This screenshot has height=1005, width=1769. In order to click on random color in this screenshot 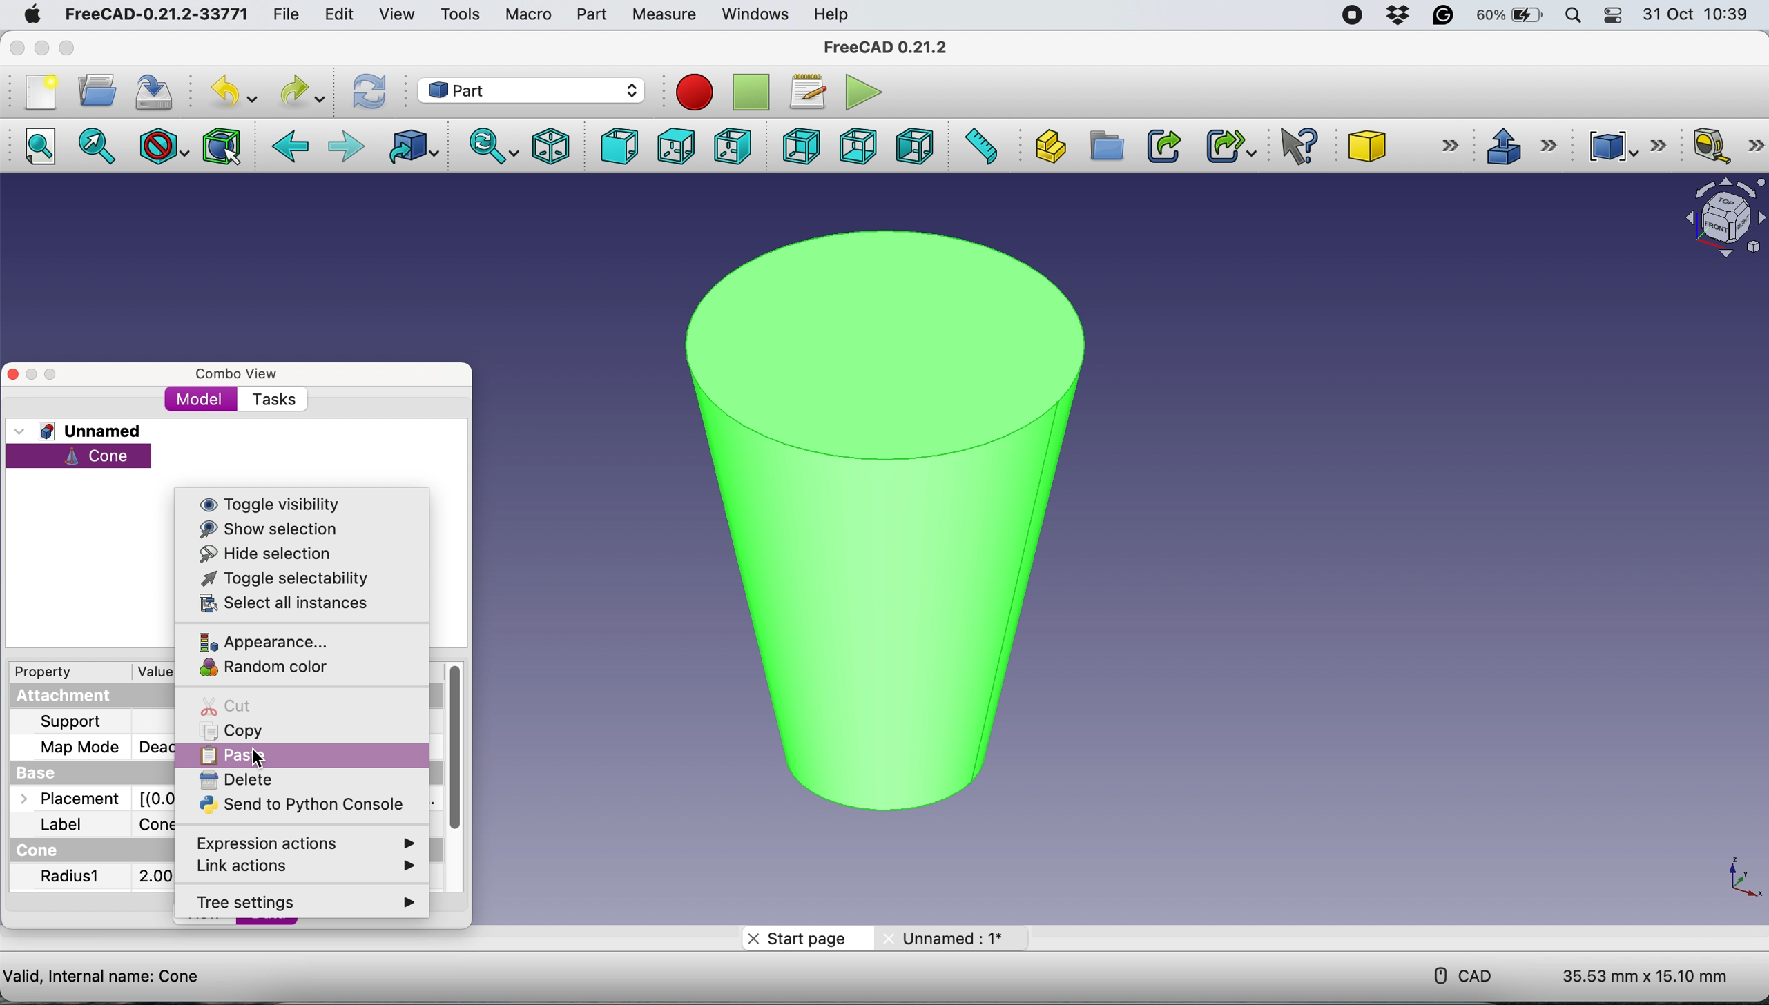, I will do `click(264, 667)`.